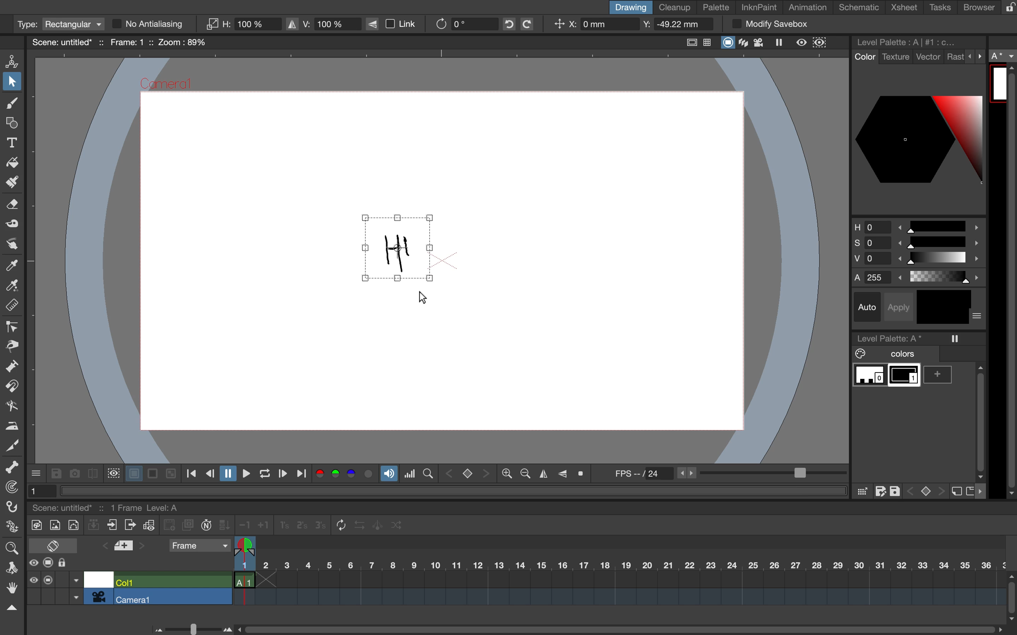  What do you see at coordinates (675, 7) in the screenshot?
I see `cleanup` at bounding box center [675, 7].